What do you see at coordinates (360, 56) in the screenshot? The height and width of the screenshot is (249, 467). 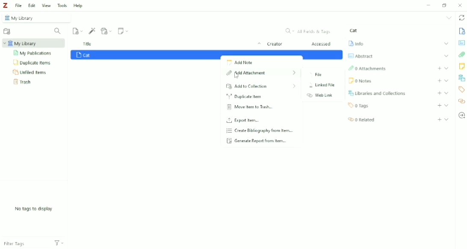 I see `Abstract` at bounding box center [360, 56].